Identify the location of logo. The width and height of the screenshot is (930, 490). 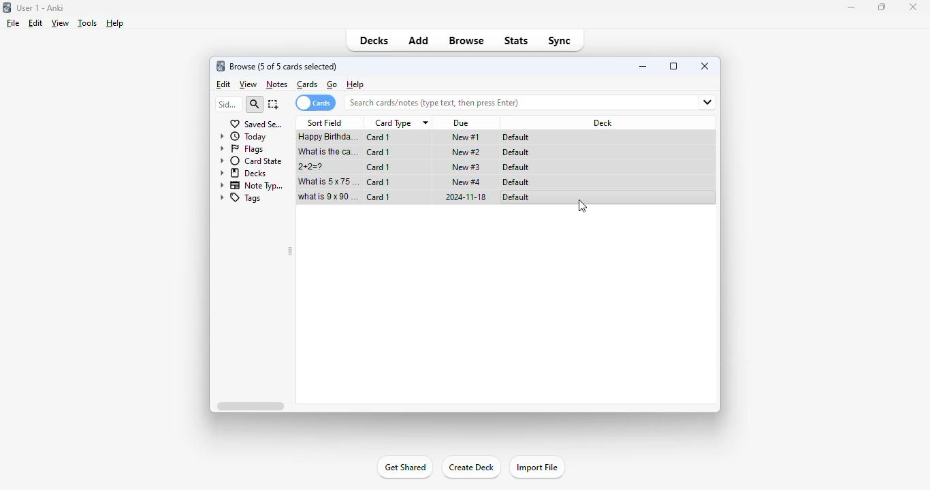
(220, 66).